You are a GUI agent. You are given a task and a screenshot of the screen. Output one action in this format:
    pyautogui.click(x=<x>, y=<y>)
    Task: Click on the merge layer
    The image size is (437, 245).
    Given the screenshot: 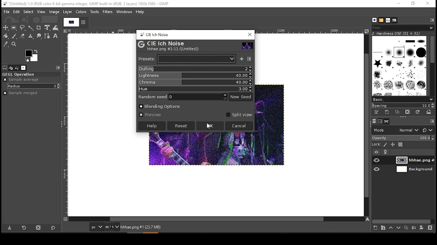 What is the action you would take?
    pyautogui.click(x=414, y=228)
    